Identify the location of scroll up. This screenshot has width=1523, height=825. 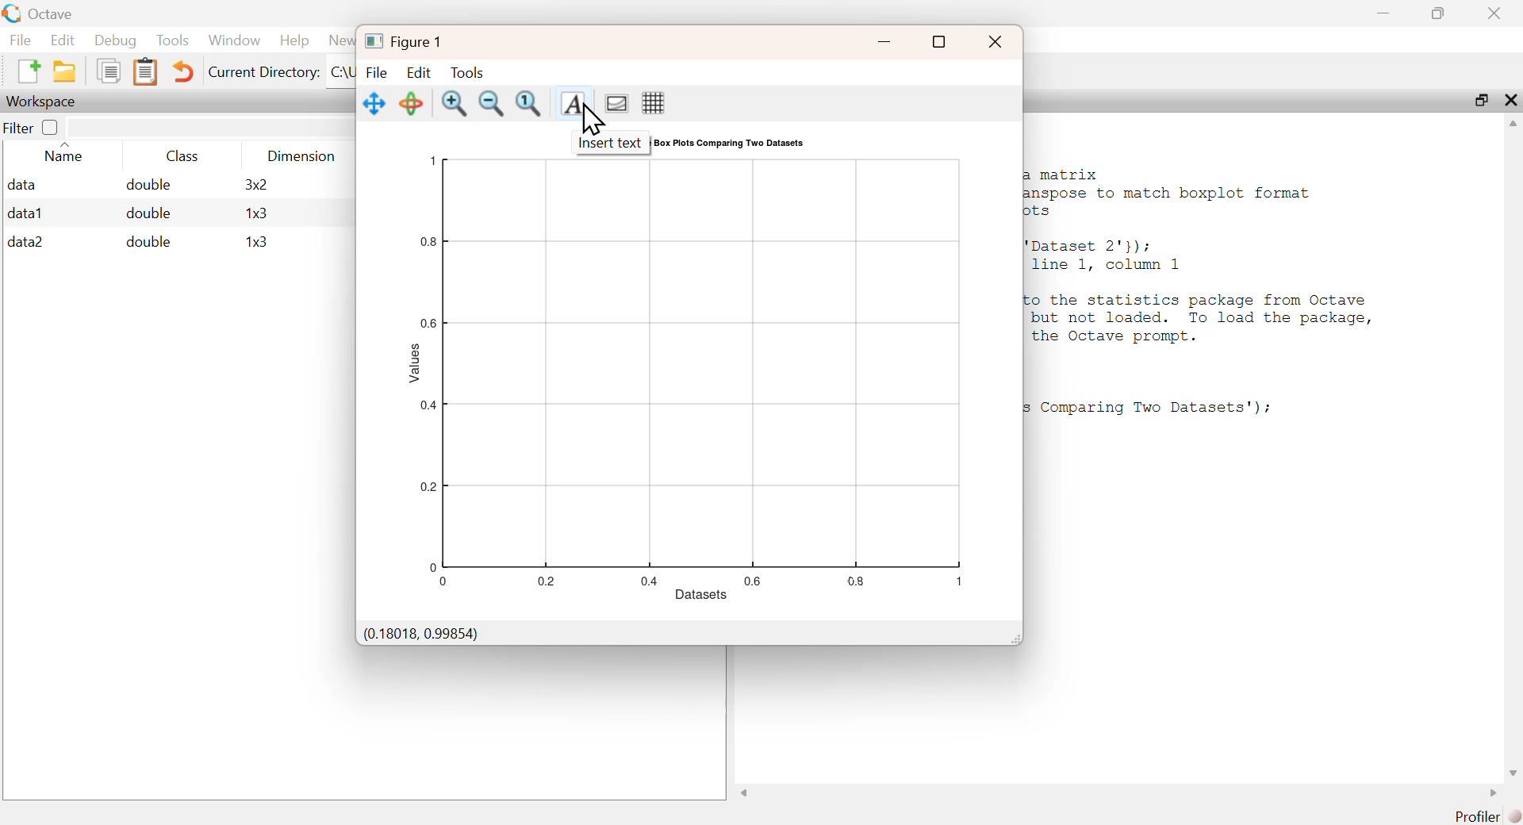
(1511, 126).